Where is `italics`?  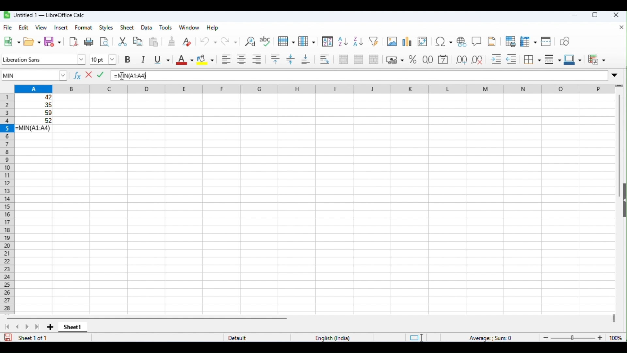 italics is located at coordinates (144, 59).